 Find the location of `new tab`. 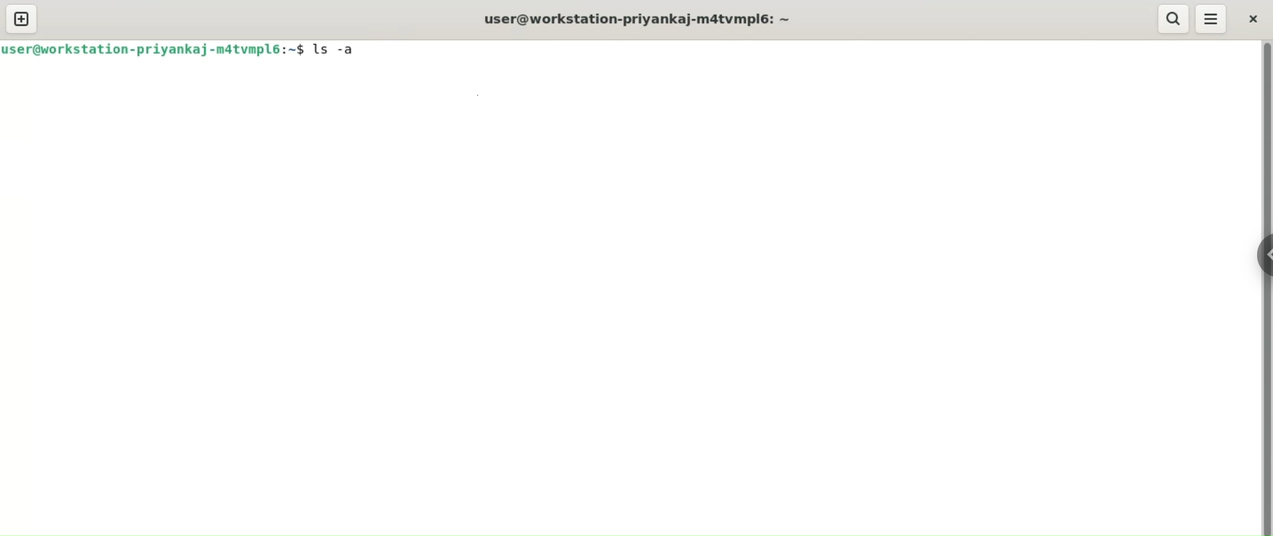

new tab is located at coordinates (21, 19).